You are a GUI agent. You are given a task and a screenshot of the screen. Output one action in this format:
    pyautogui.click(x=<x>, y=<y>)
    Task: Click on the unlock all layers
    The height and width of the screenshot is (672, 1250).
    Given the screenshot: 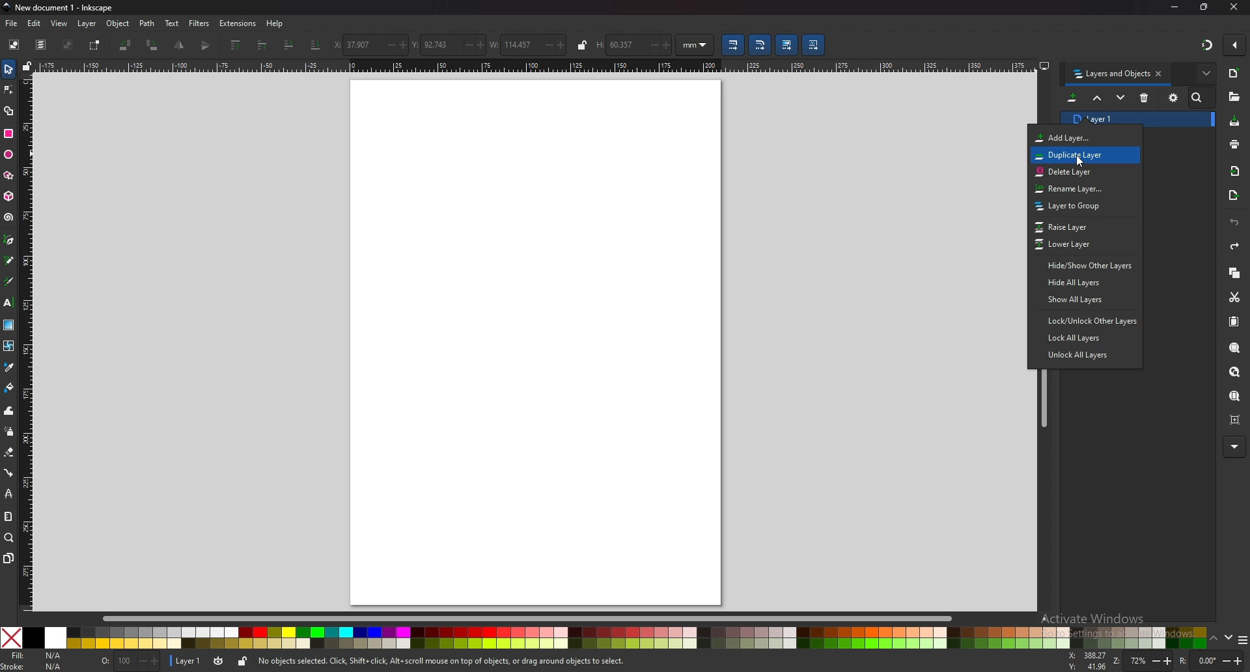 What is the action you would take?
    pyautogui.click(x=1082, y=354)
    